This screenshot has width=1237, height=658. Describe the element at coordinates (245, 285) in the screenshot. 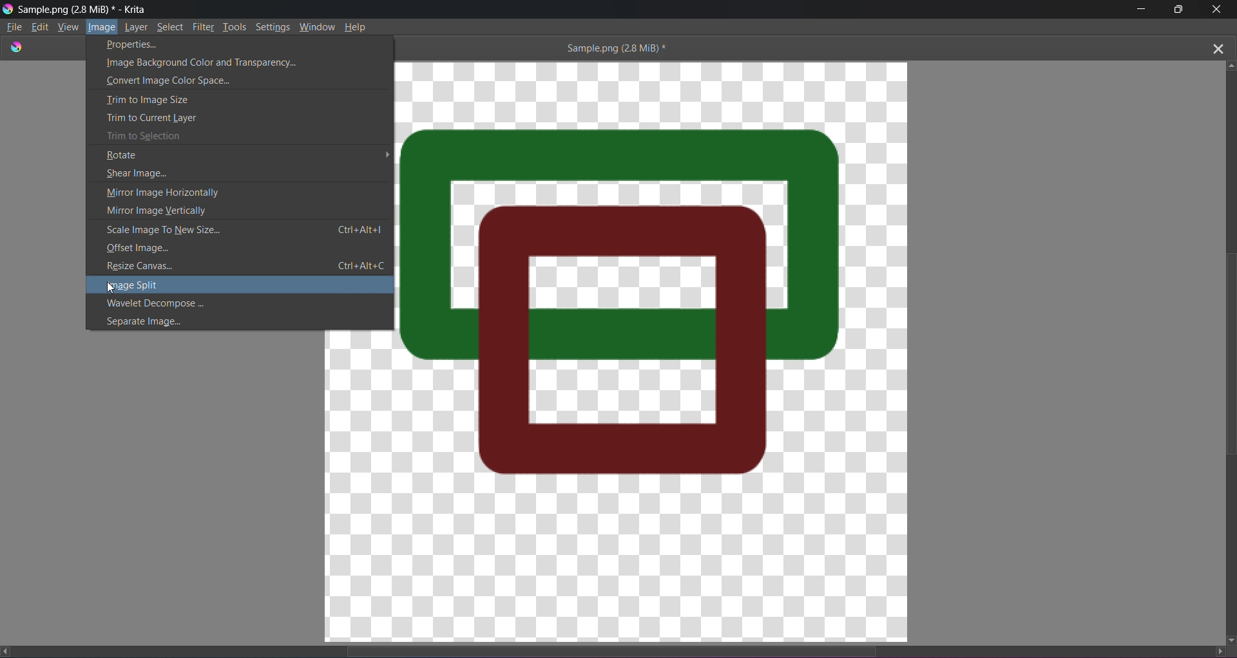

I see `Image Split` at that location.